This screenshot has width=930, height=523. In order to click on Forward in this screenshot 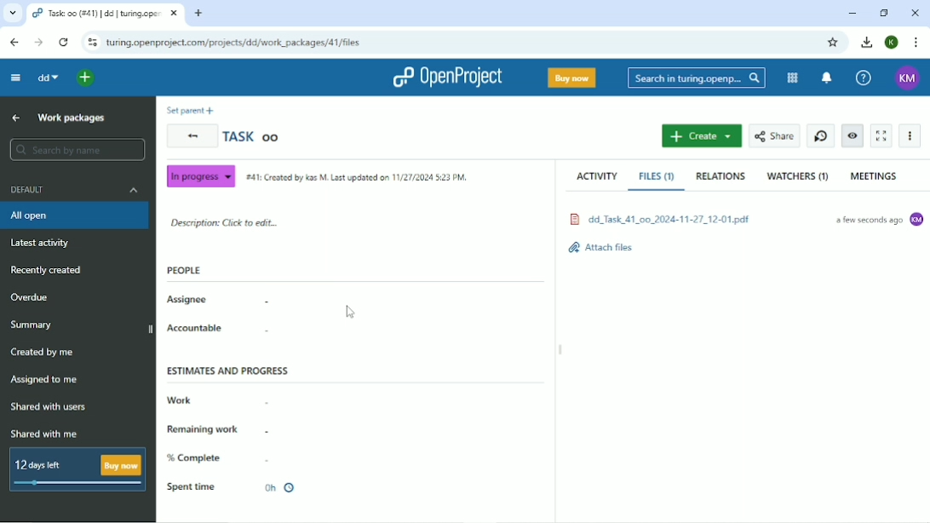, I will do `click(39, 42)`.